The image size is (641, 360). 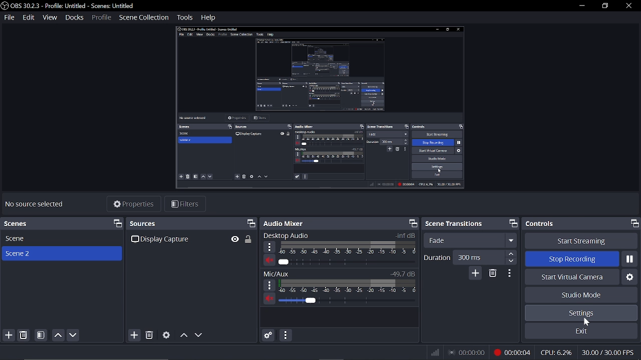 What do you see at coordinates (580, 5) in the screenshot?
I see `minimize` at bounding box center [580, 5].